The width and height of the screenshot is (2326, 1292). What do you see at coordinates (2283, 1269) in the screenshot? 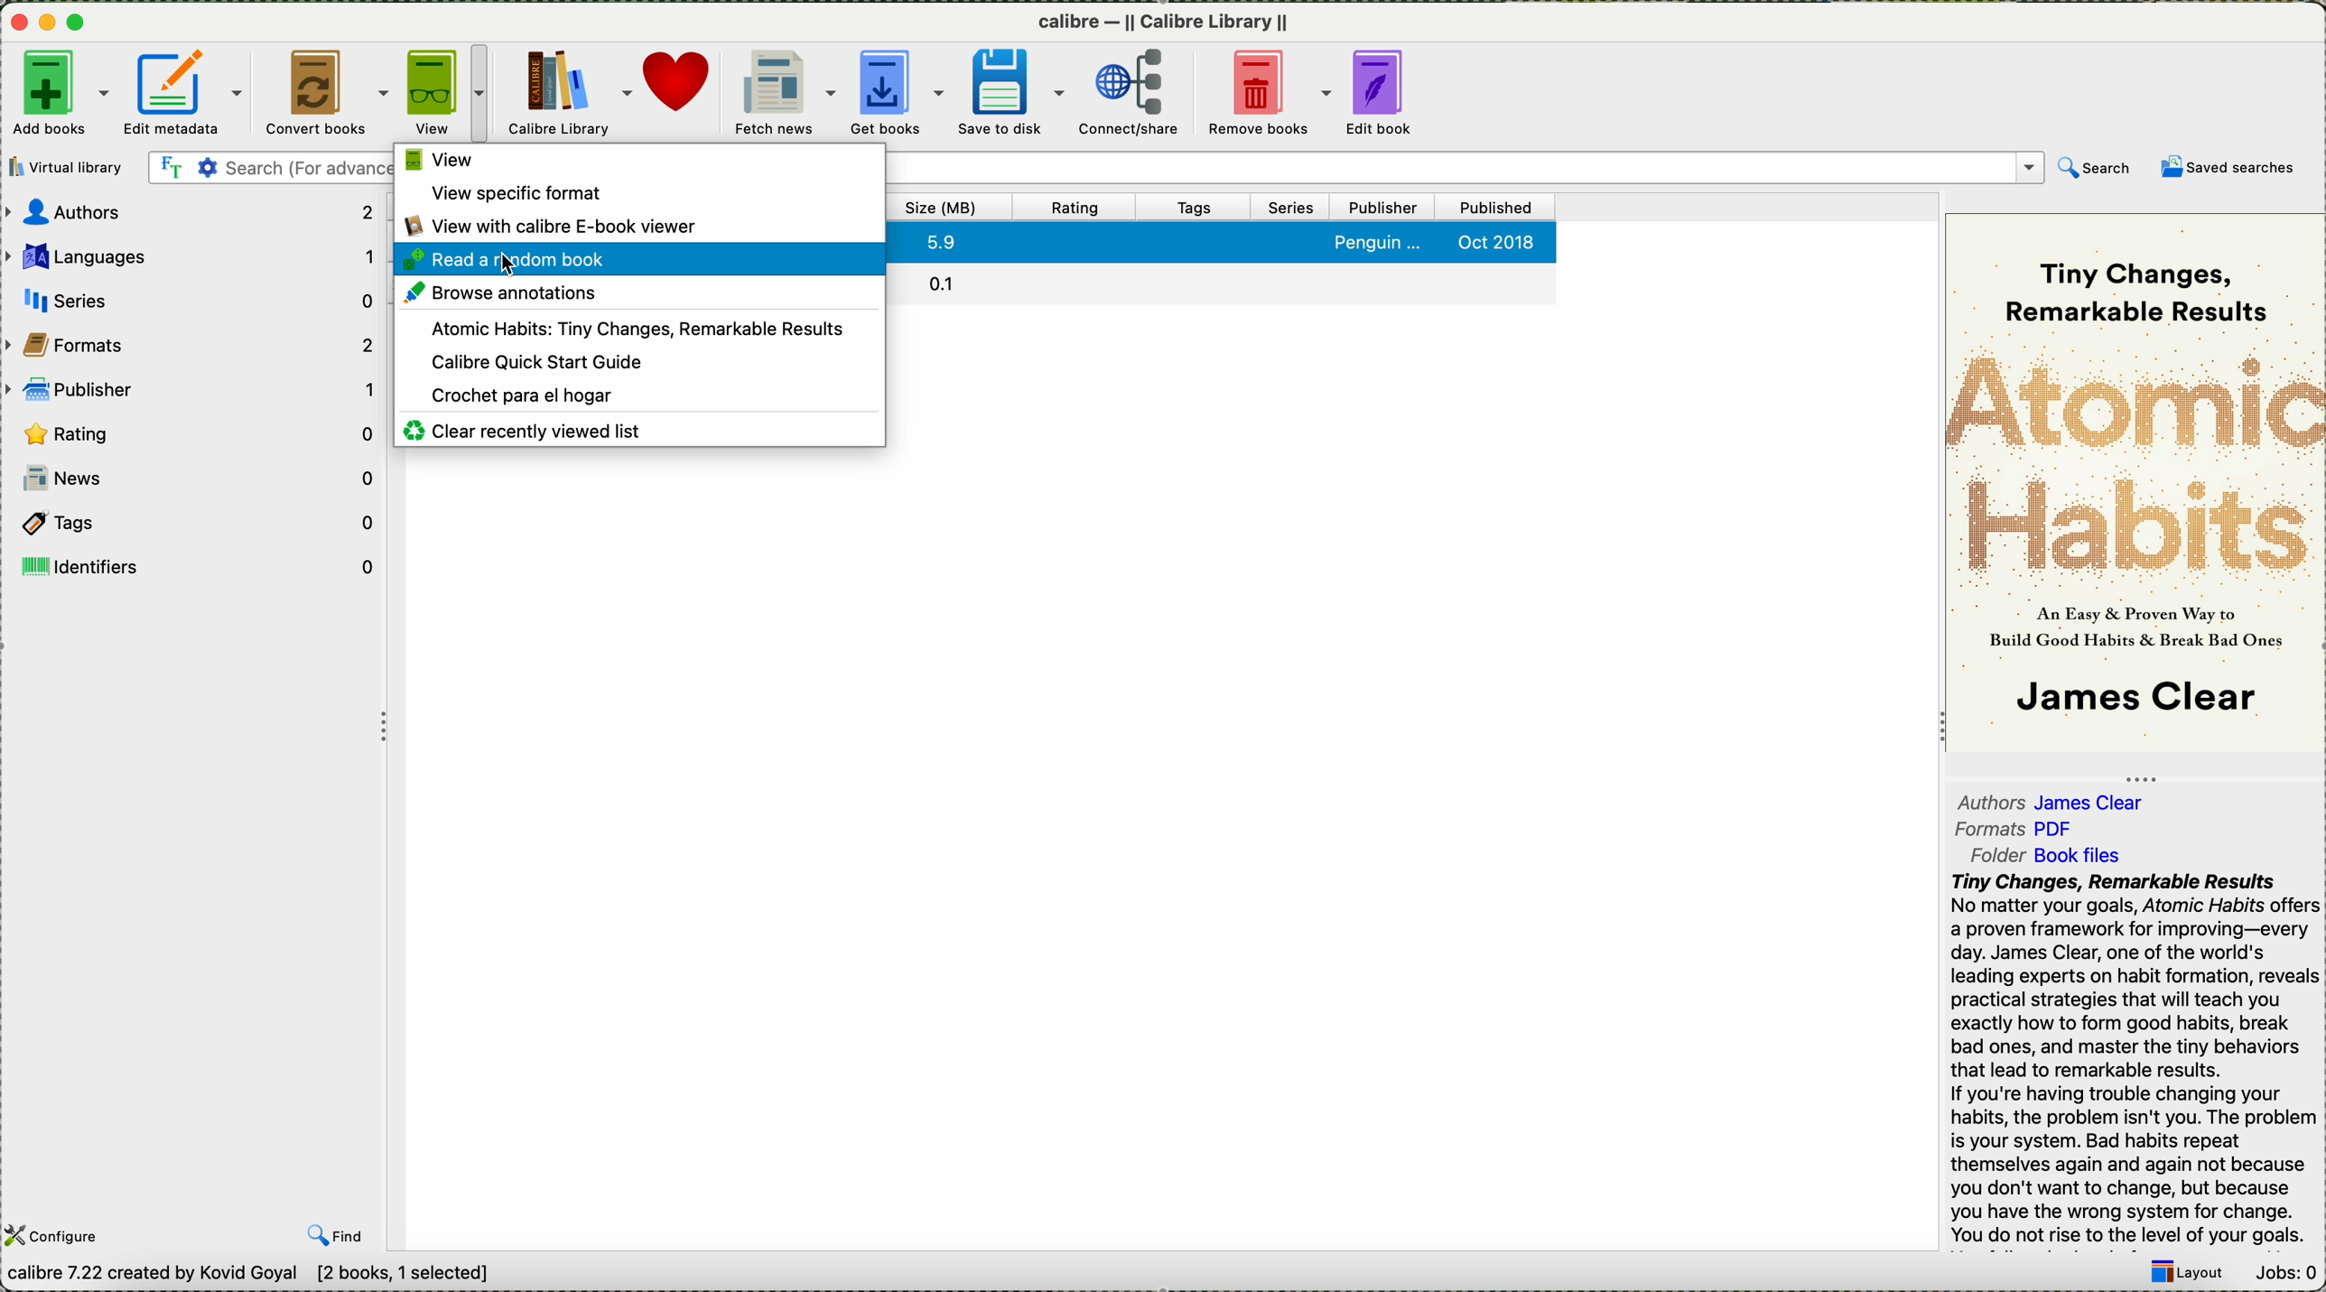
I see `Jobs: 0` at bounding box center [2283, 1269].